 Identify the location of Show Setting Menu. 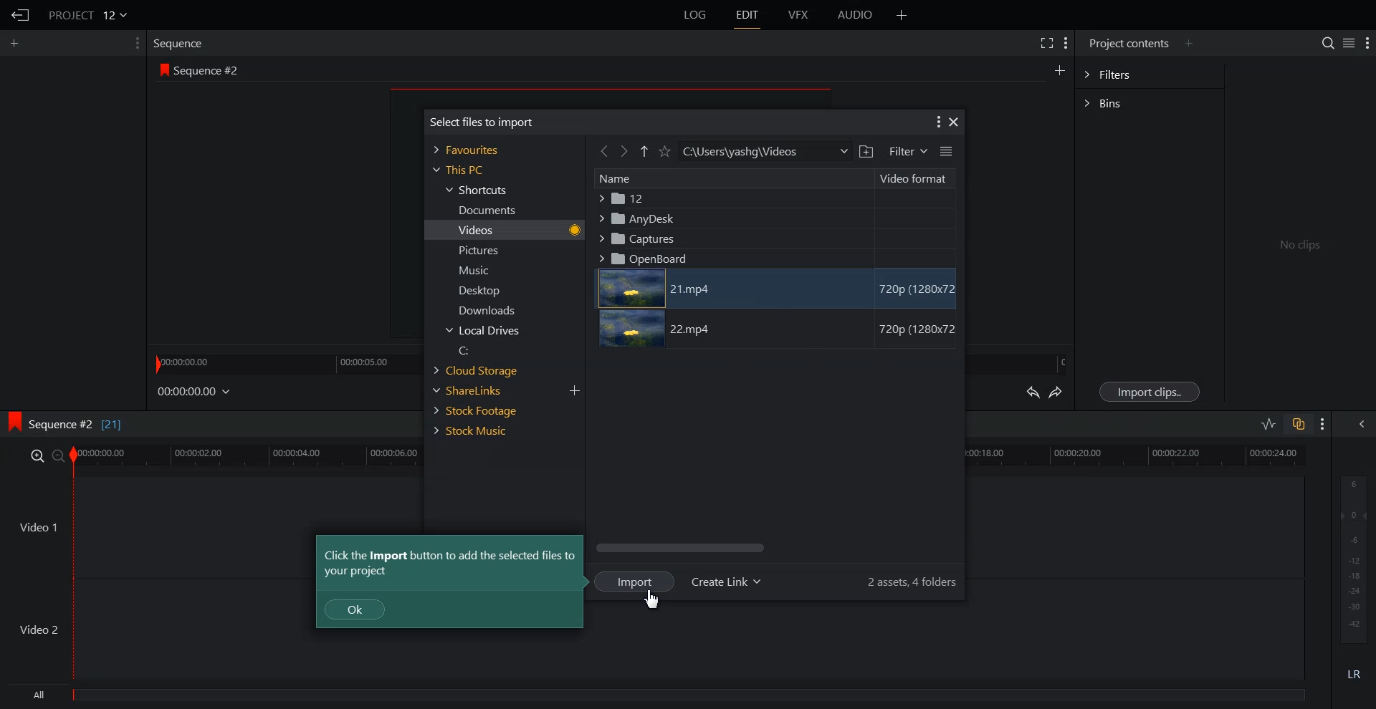
(1066, 44).